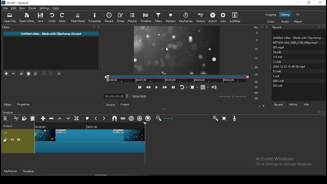  Describe the element at coordinates (41, 18) in the screenshot. I see `save` at that location.